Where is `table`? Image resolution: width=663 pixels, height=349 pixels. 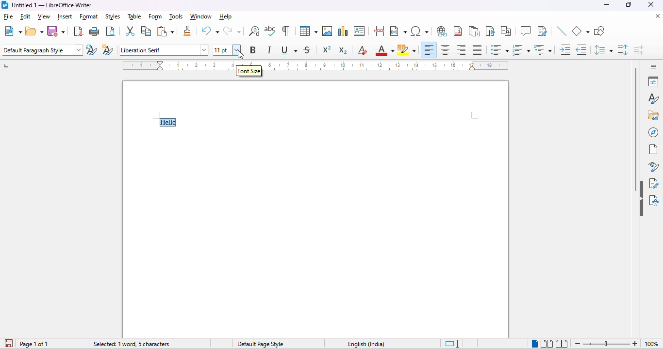 table is located at coordinates (134, 17).